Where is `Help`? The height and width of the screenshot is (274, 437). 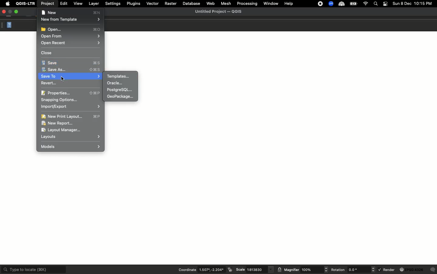
Help is located at coordinates (290, 3).